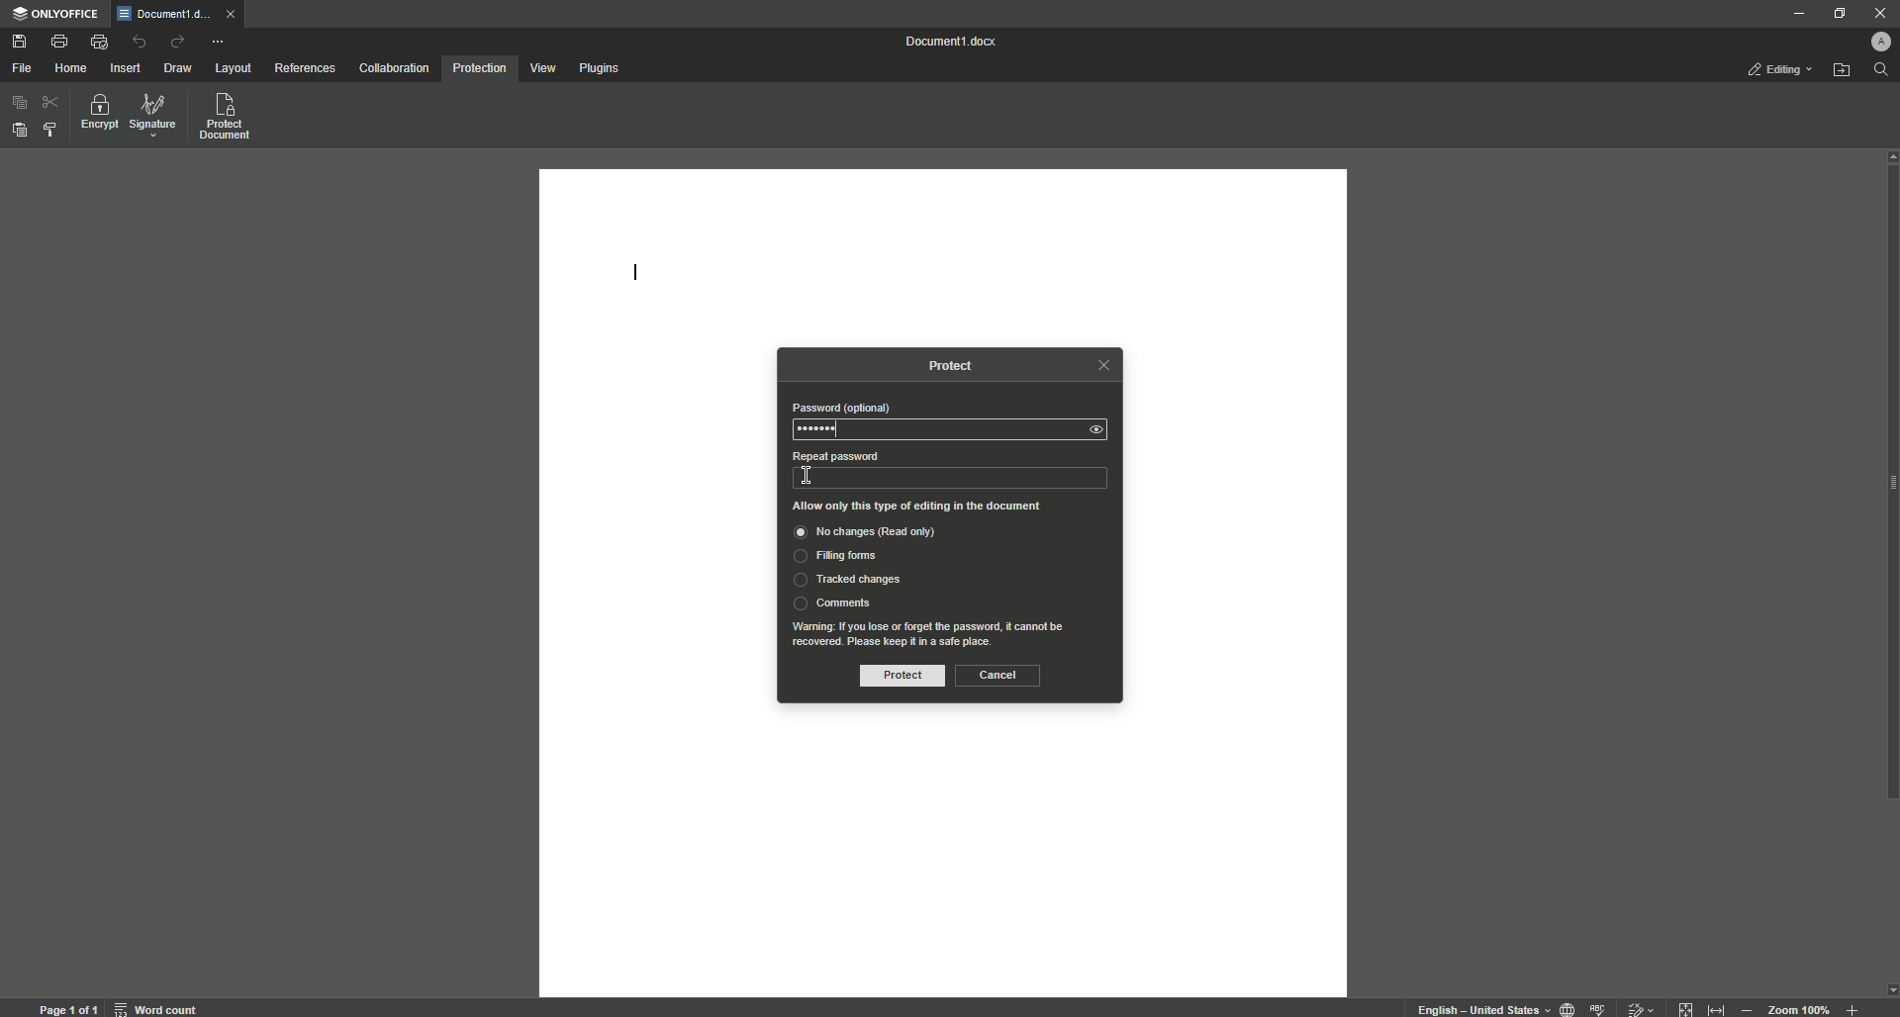  Describe the element at coordinates (1882, 70) in the screenshot. I see `search` at that location.